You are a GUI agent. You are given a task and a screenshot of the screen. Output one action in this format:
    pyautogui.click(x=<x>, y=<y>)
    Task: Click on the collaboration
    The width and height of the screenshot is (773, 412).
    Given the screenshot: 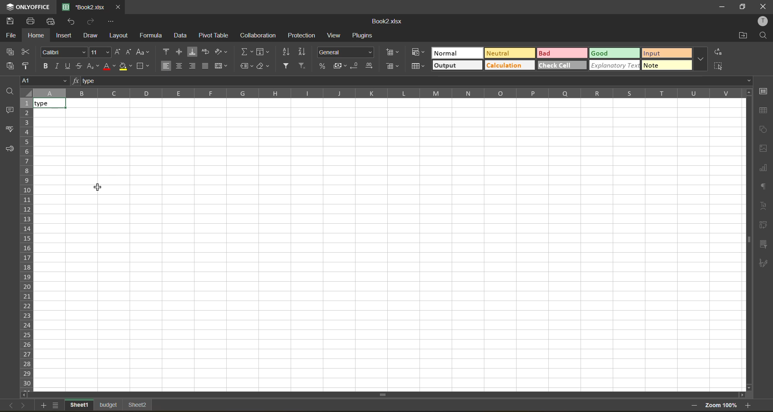 What is the action you would take?
    pyautogui.click(x=258, y=35)
    